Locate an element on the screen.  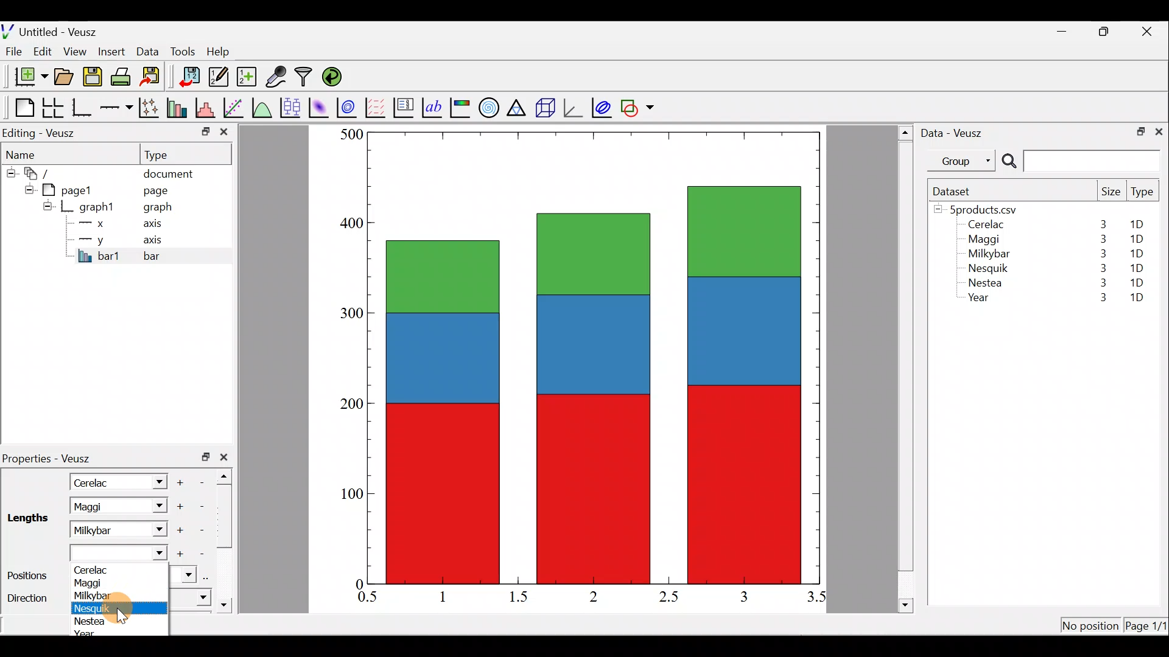
Type is located at coordinates (167, 154).